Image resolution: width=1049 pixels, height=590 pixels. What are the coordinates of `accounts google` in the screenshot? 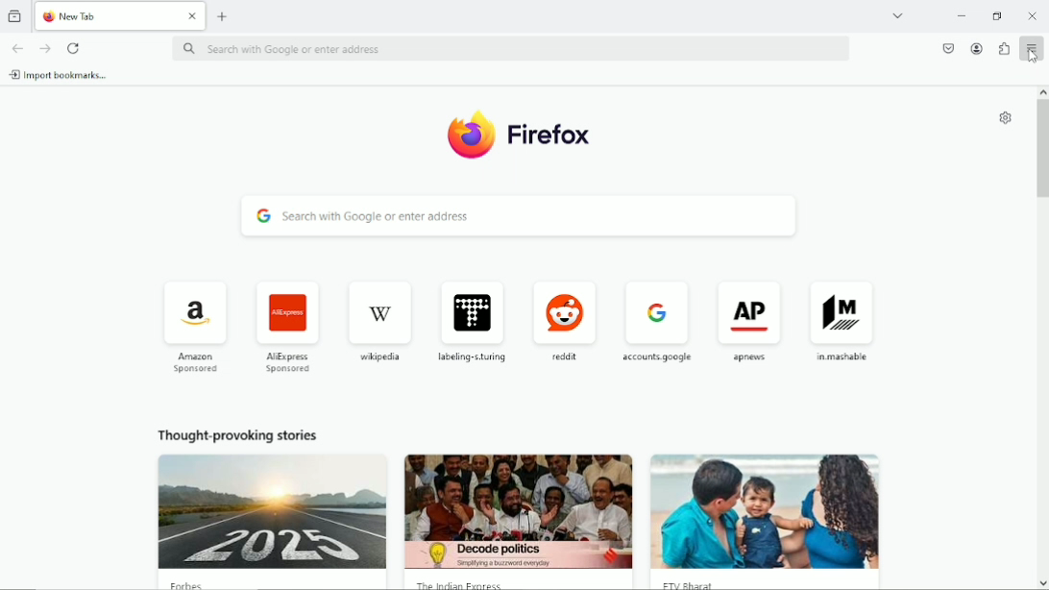 It's located at (659, 319).